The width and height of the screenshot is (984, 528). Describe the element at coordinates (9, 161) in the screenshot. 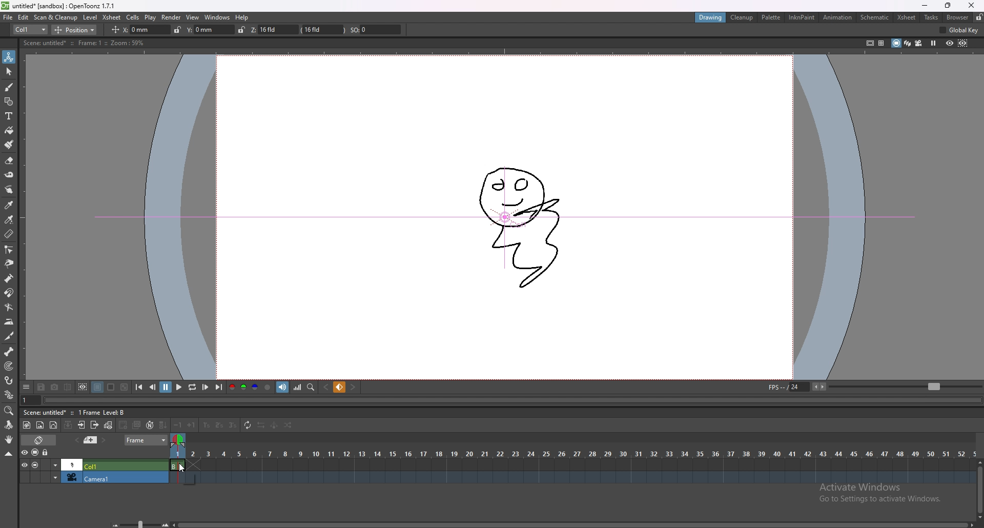

I see `erase` at that location.